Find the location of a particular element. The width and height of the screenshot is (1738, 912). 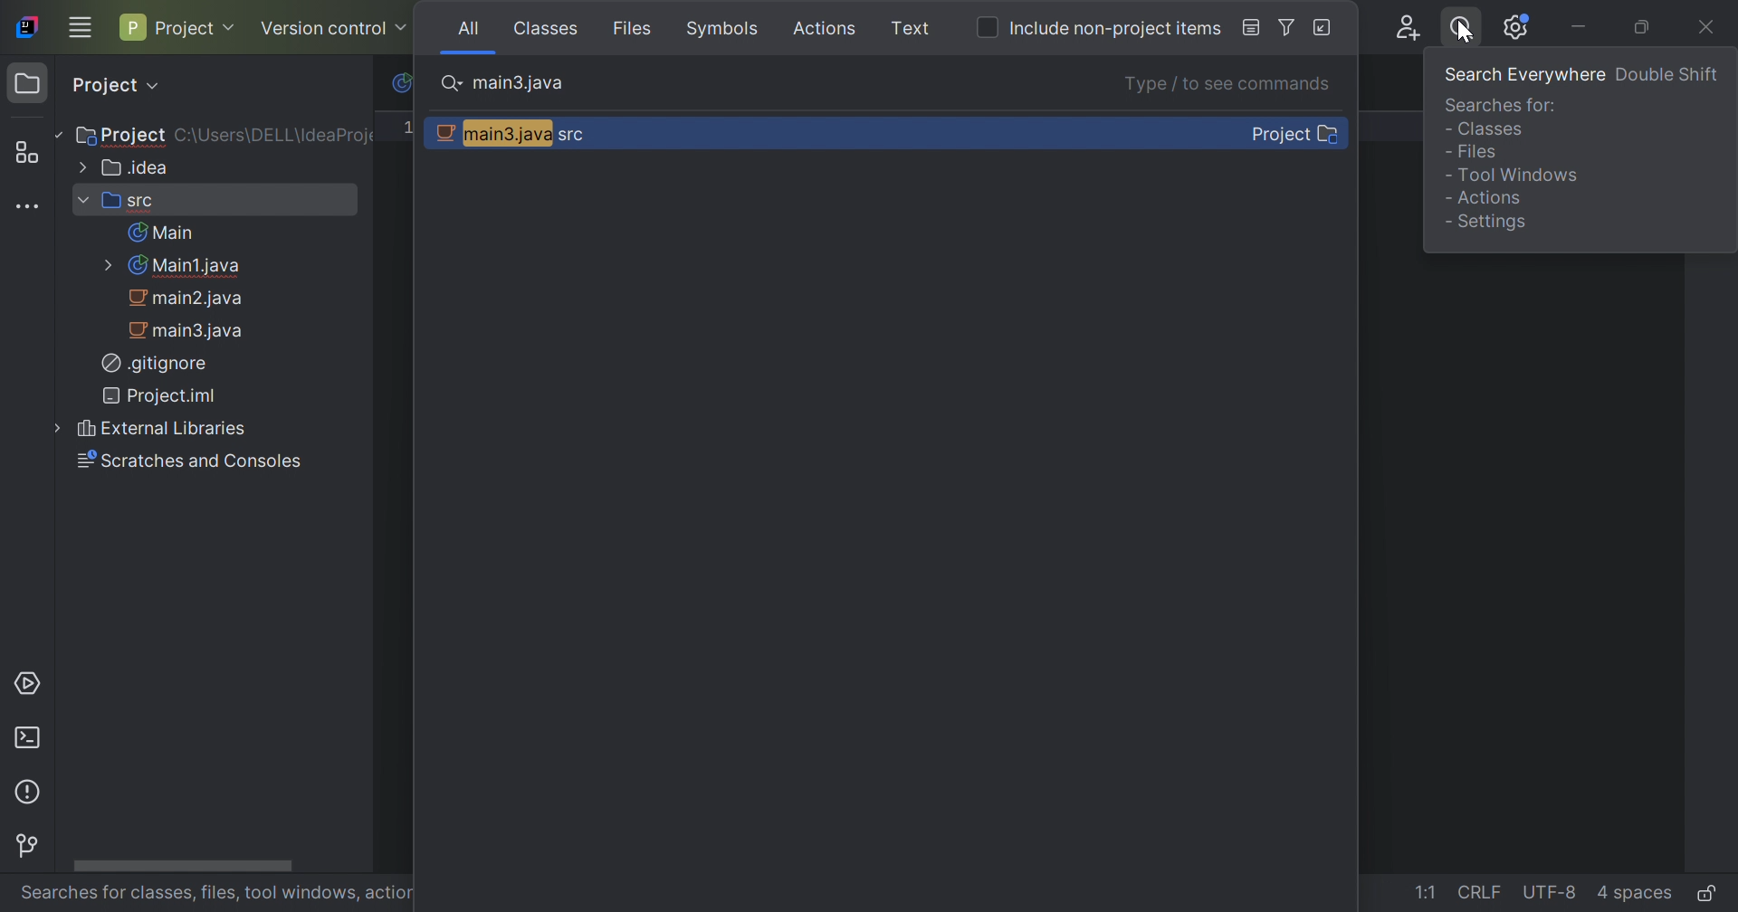

Files is located at coordinates (636, 31).